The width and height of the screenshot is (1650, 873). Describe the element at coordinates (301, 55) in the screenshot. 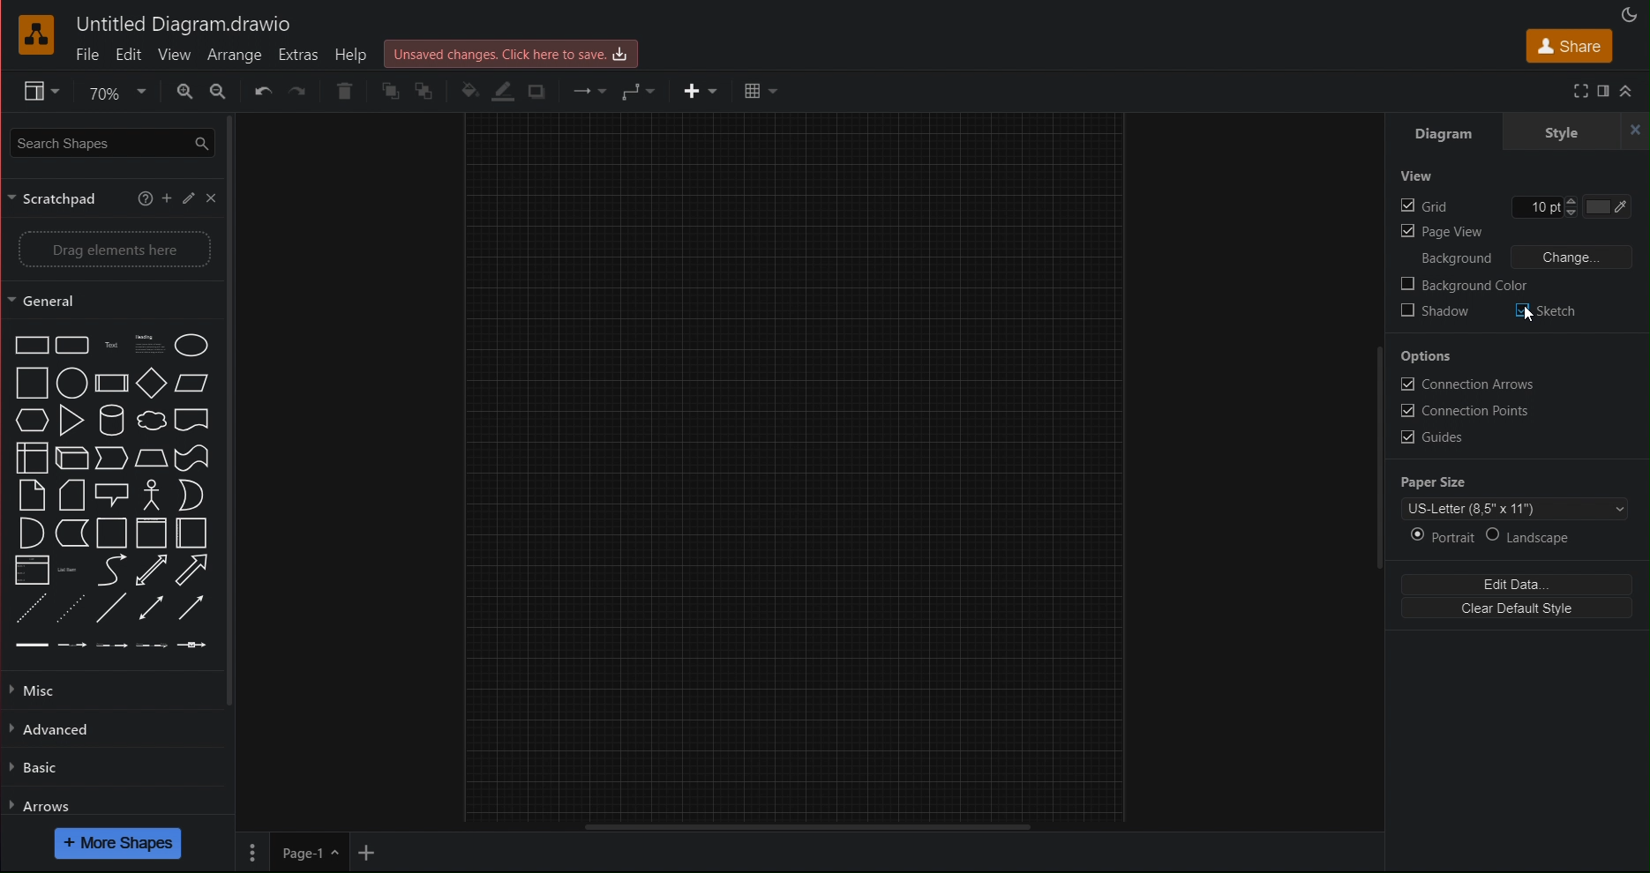

I see `Extras` at that location.